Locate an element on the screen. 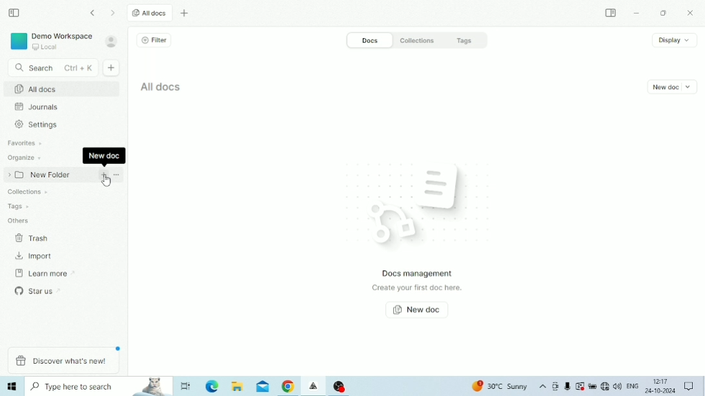 The image size is (705, 396). Language is located at coordinates (632, 385).